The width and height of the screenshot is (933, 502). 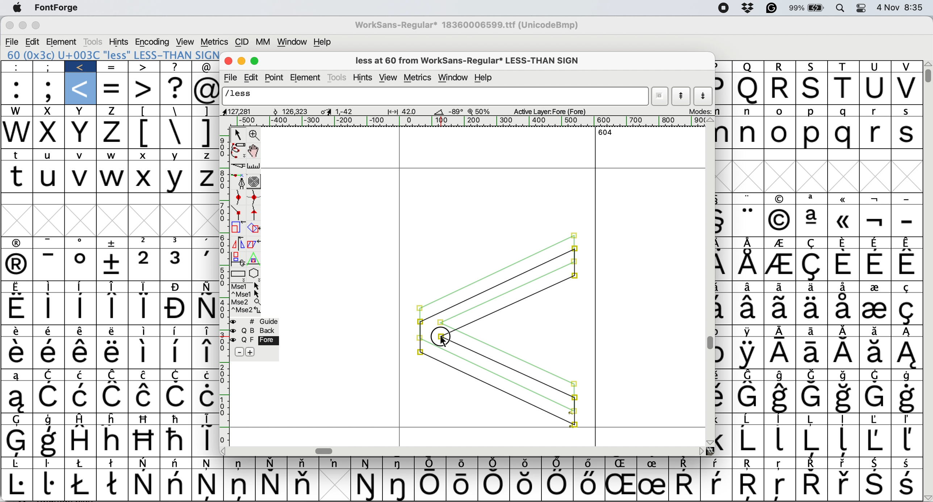 What do you see at coordinates (845, 265) in the screenshot?
I see `Symbol` at bounding box center [845, 265].